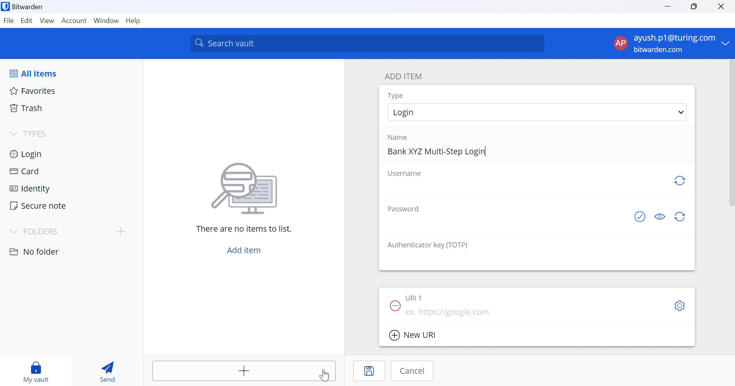 The image size is (735, 386). I want to click on TYPES, so click(38, 134).